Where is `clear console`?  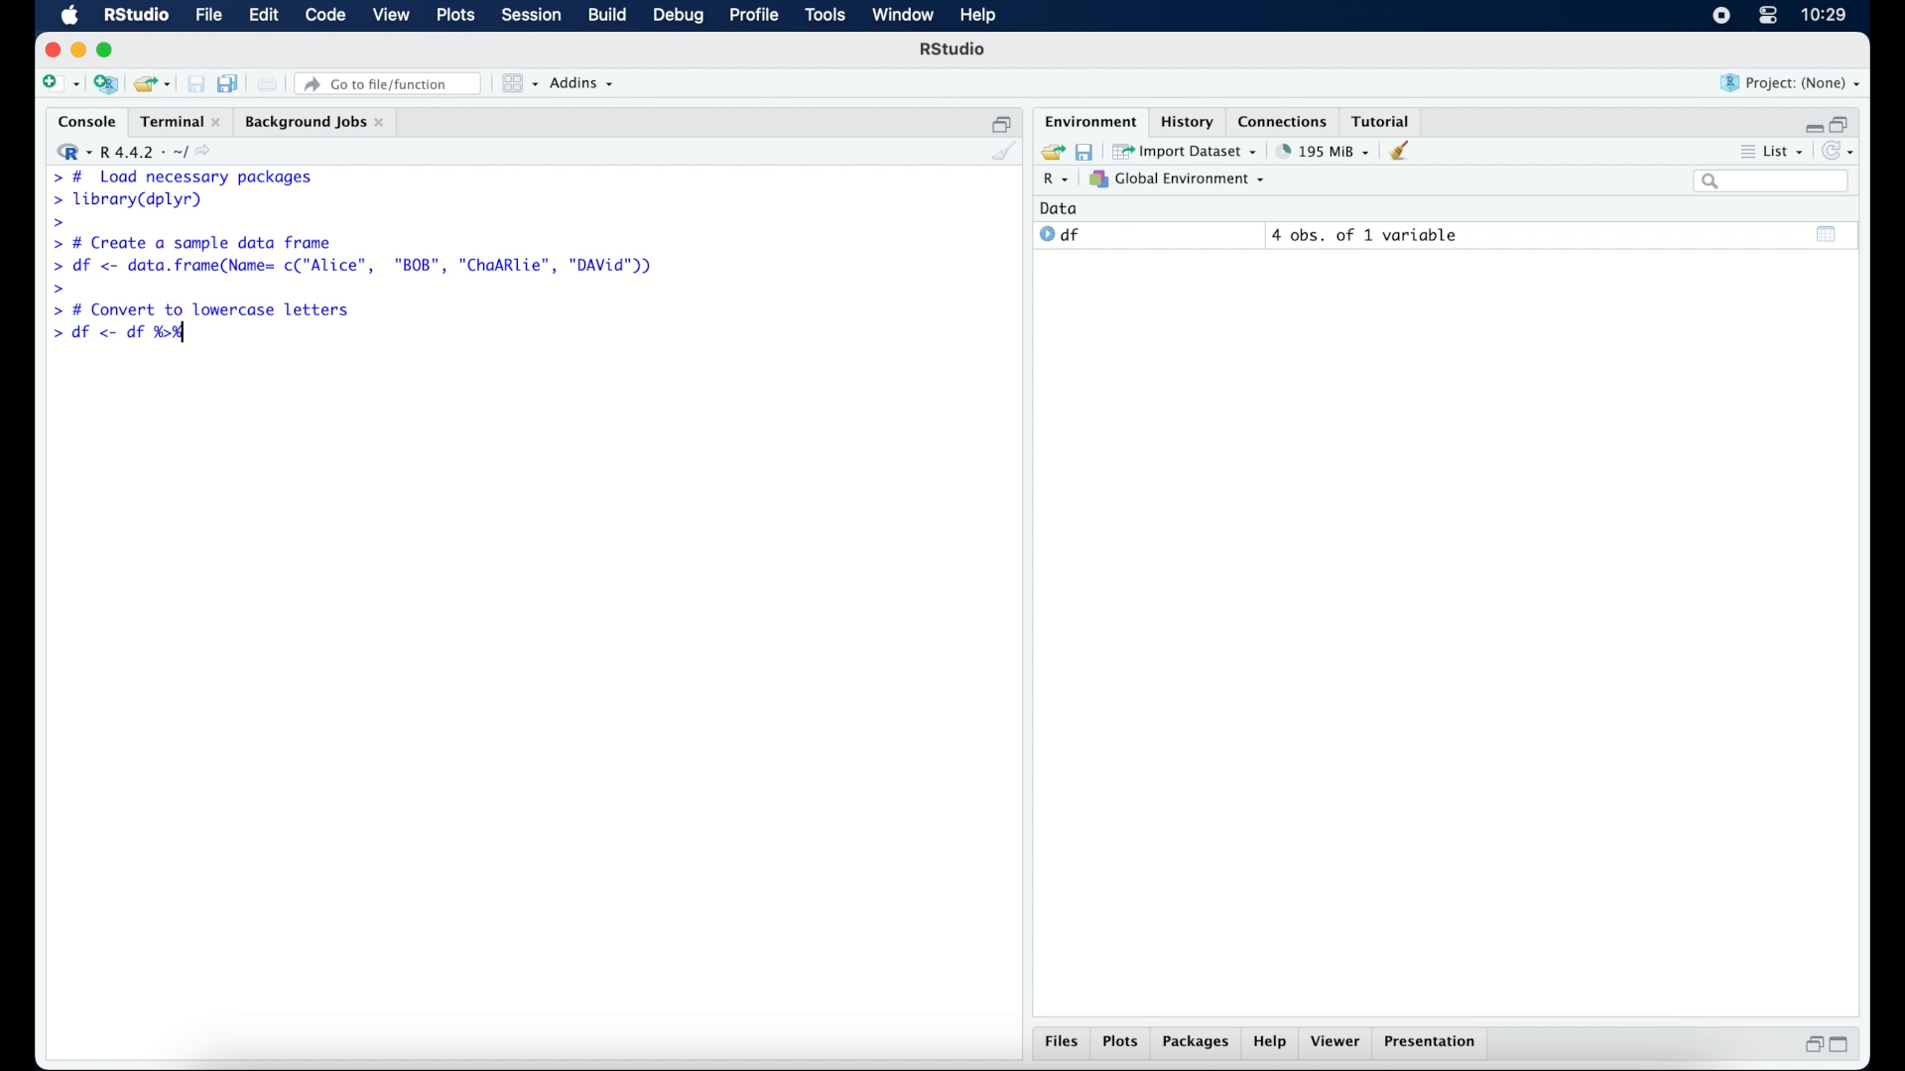 clear console is located at coordinates (1002, 153).